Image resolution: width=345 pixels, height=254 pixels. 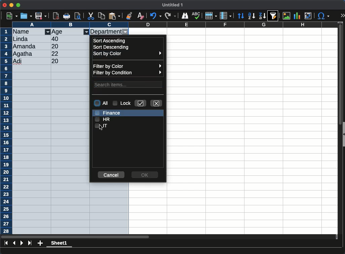 I want to click on spell check, so click(x=196, y=15).